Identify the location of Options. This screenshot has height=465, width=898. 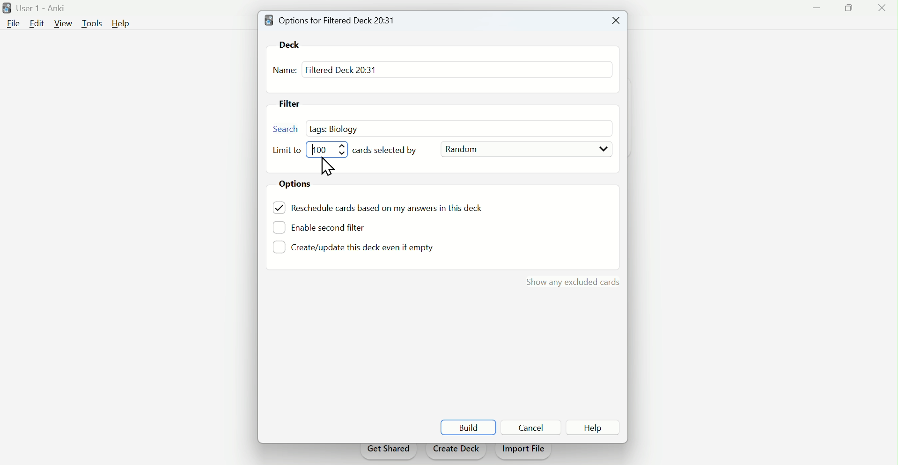
(299, 185).